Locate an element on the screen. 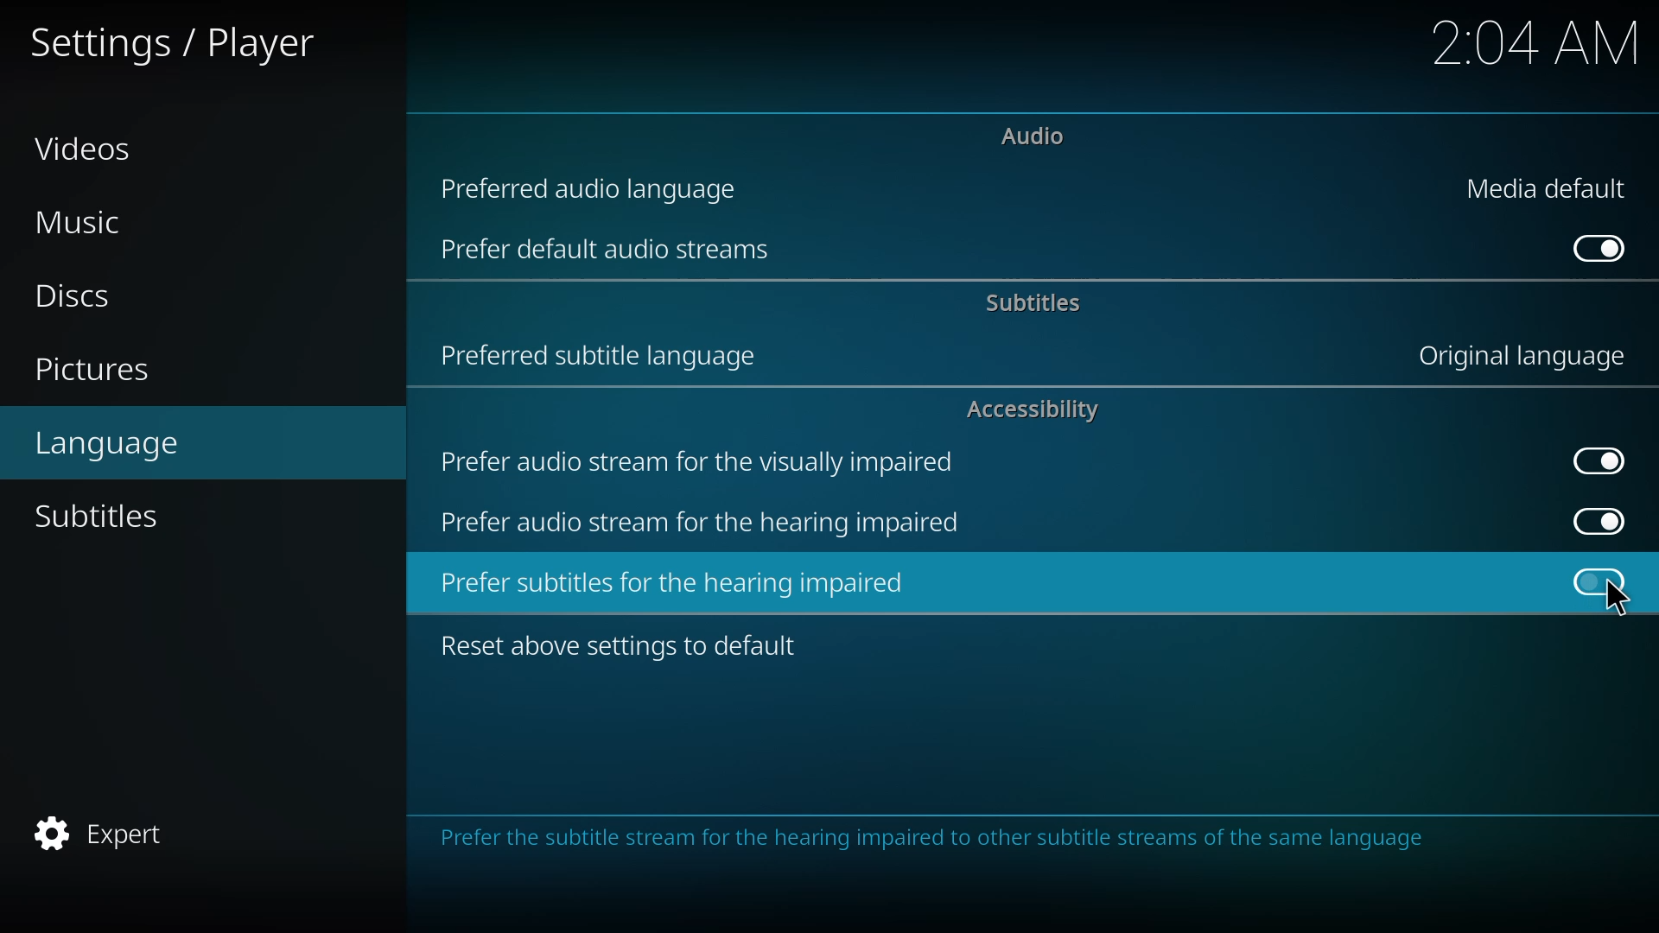 The image size is (1659, 933). original language is located at coordinates (1516, 356).